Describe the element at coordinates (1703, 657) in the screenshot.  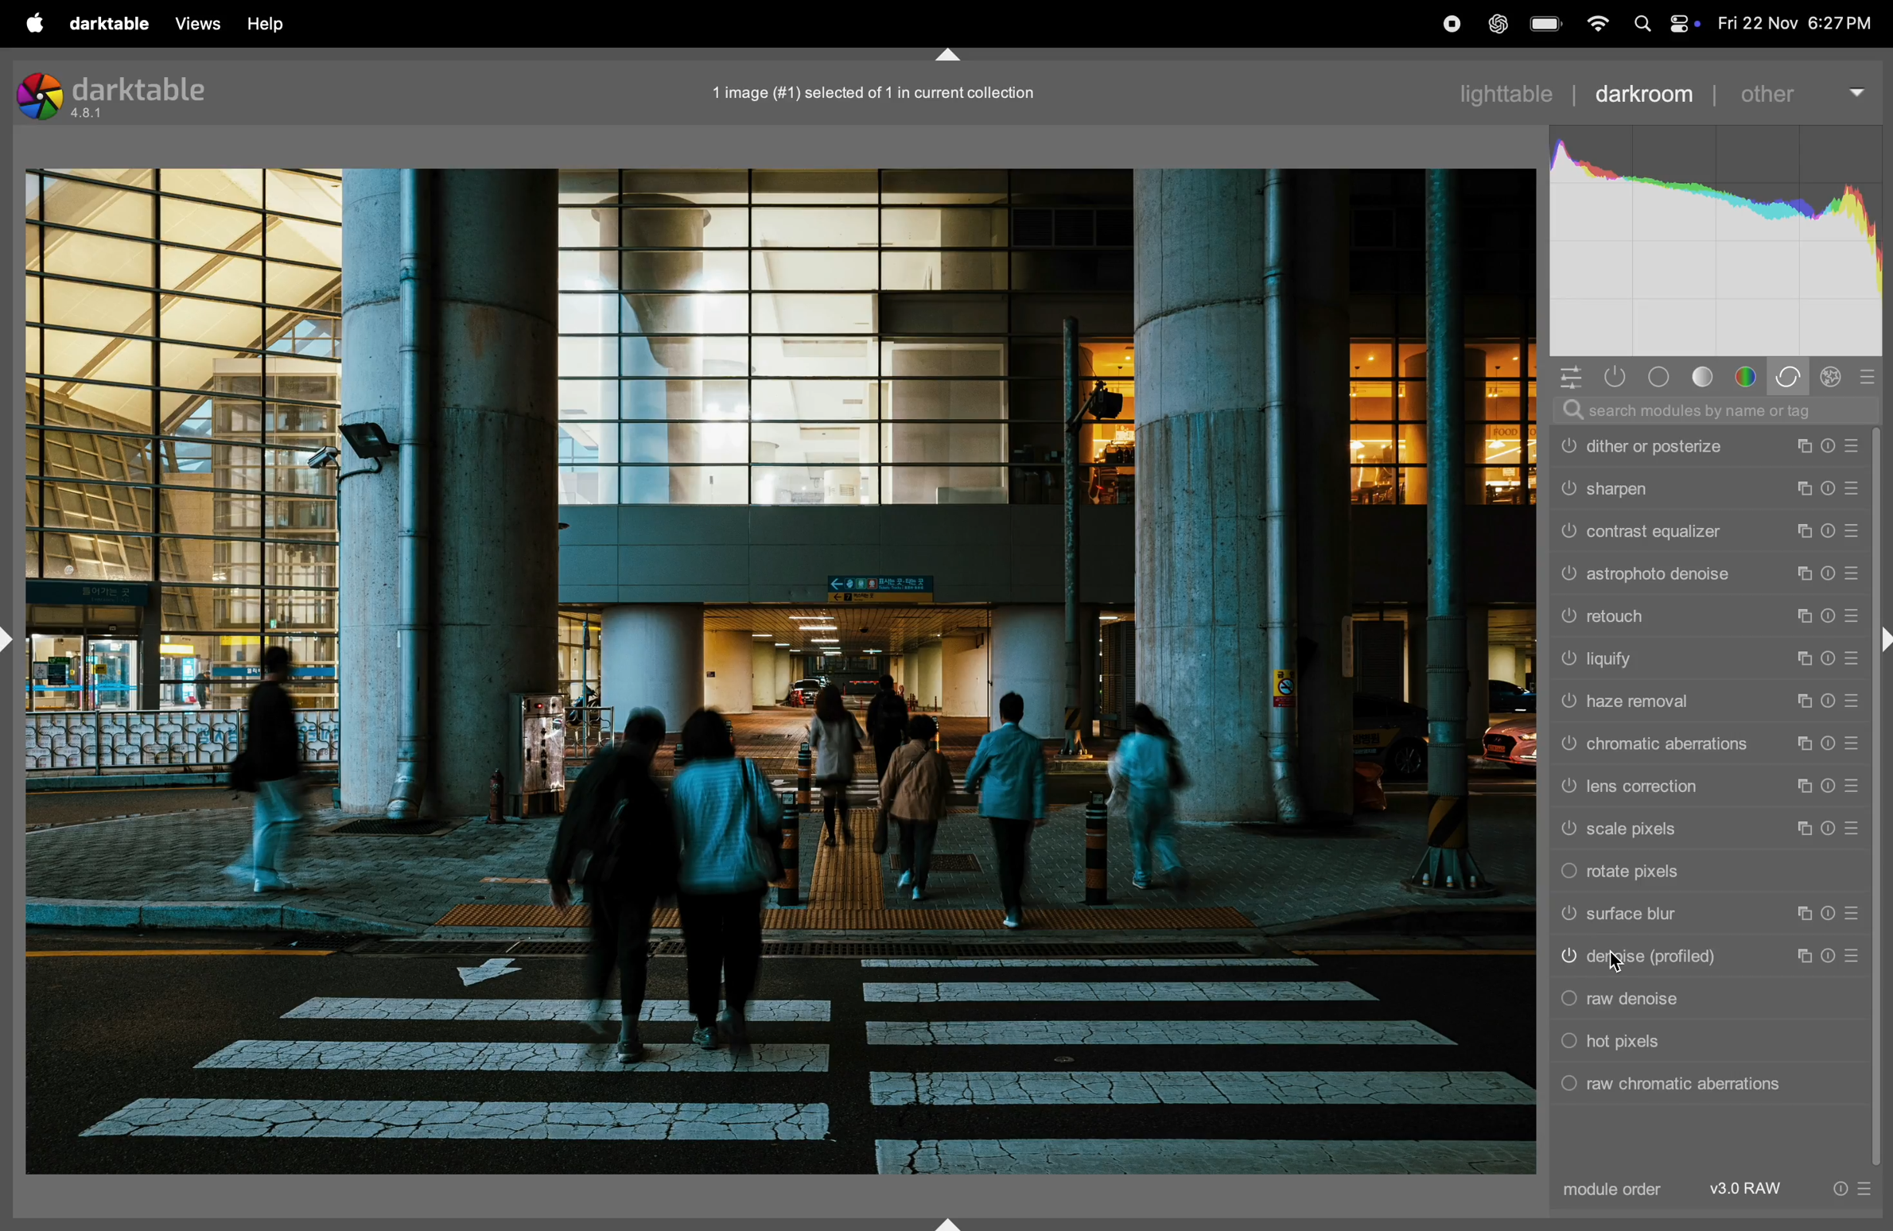
I see `liqufy` at that location.